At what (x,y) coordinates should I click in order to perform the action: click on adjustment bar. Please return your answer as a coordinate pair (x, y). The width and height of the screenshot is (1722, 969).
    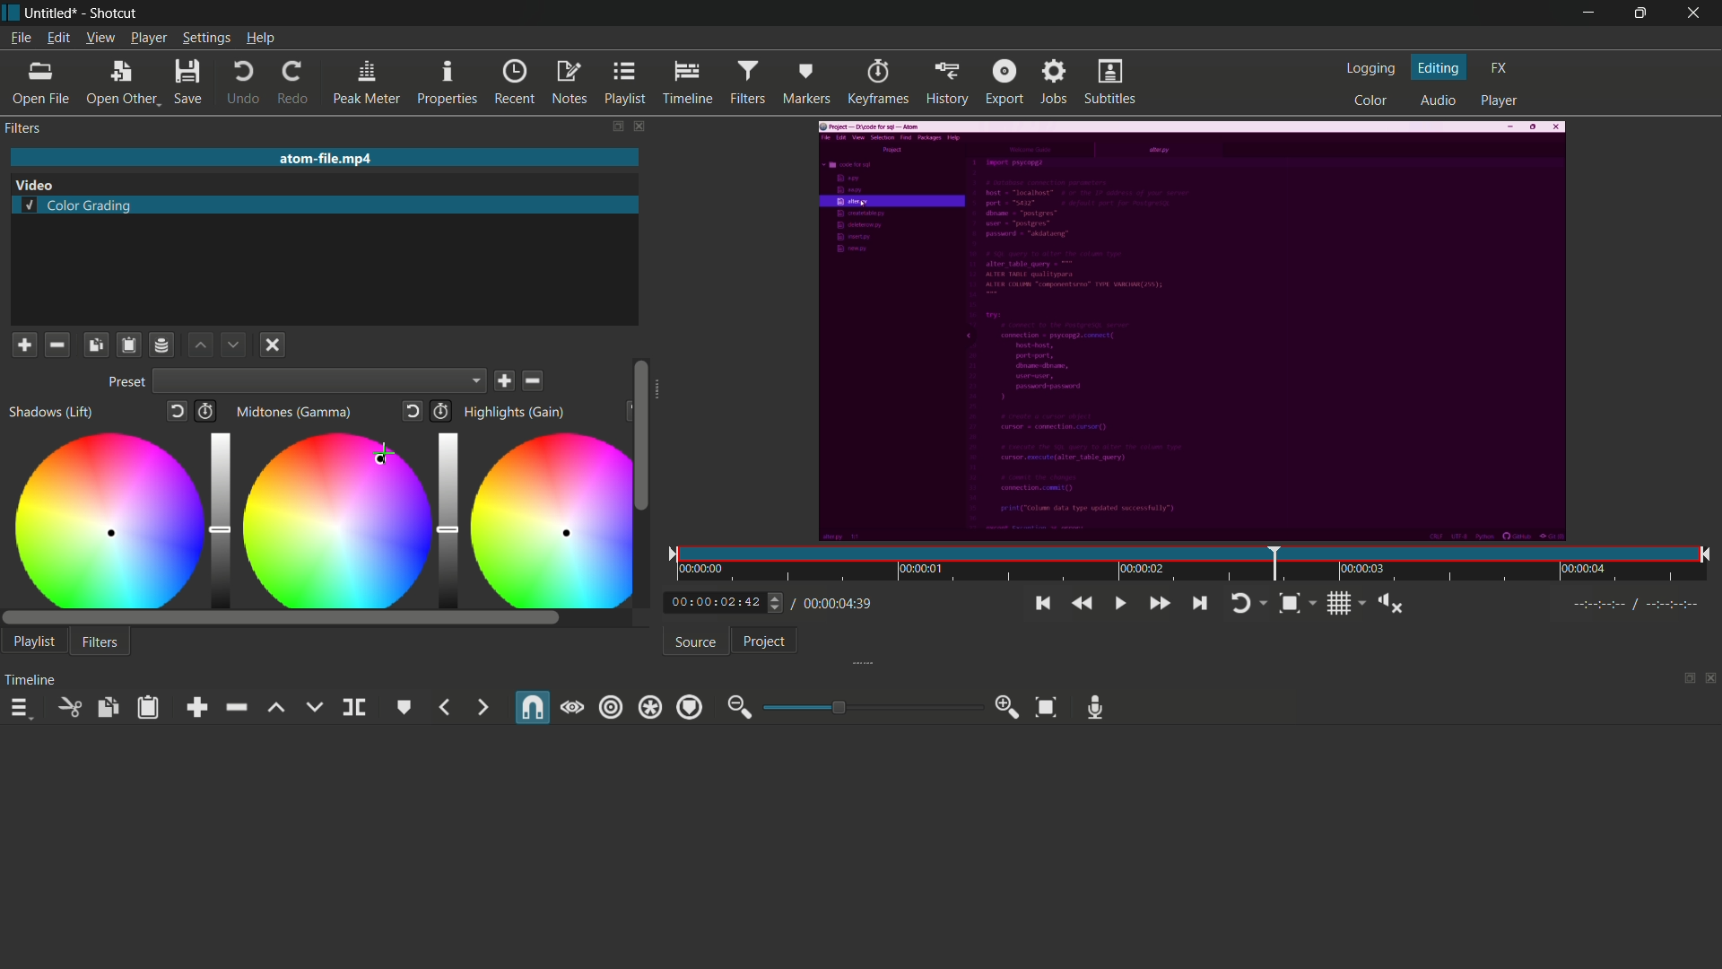
    Looking at the image, I should click on (219, 518).